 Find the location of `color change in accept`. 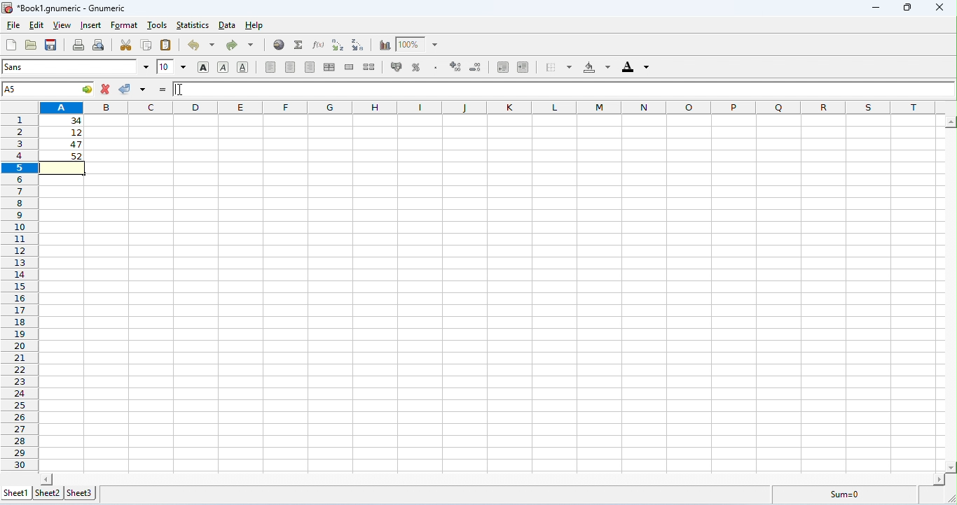

color change in accept is located at coordinates (132, 89).